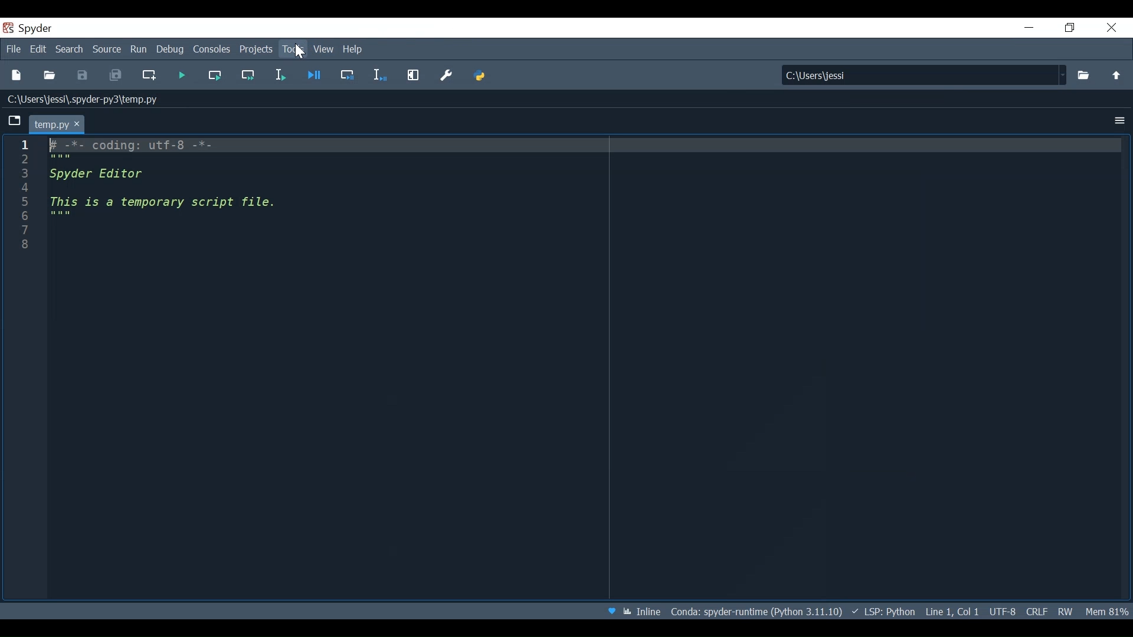 Image resolution: width=1133 pixels, height=637 pixels. I want to click on Find in Files, so click(922, 75).